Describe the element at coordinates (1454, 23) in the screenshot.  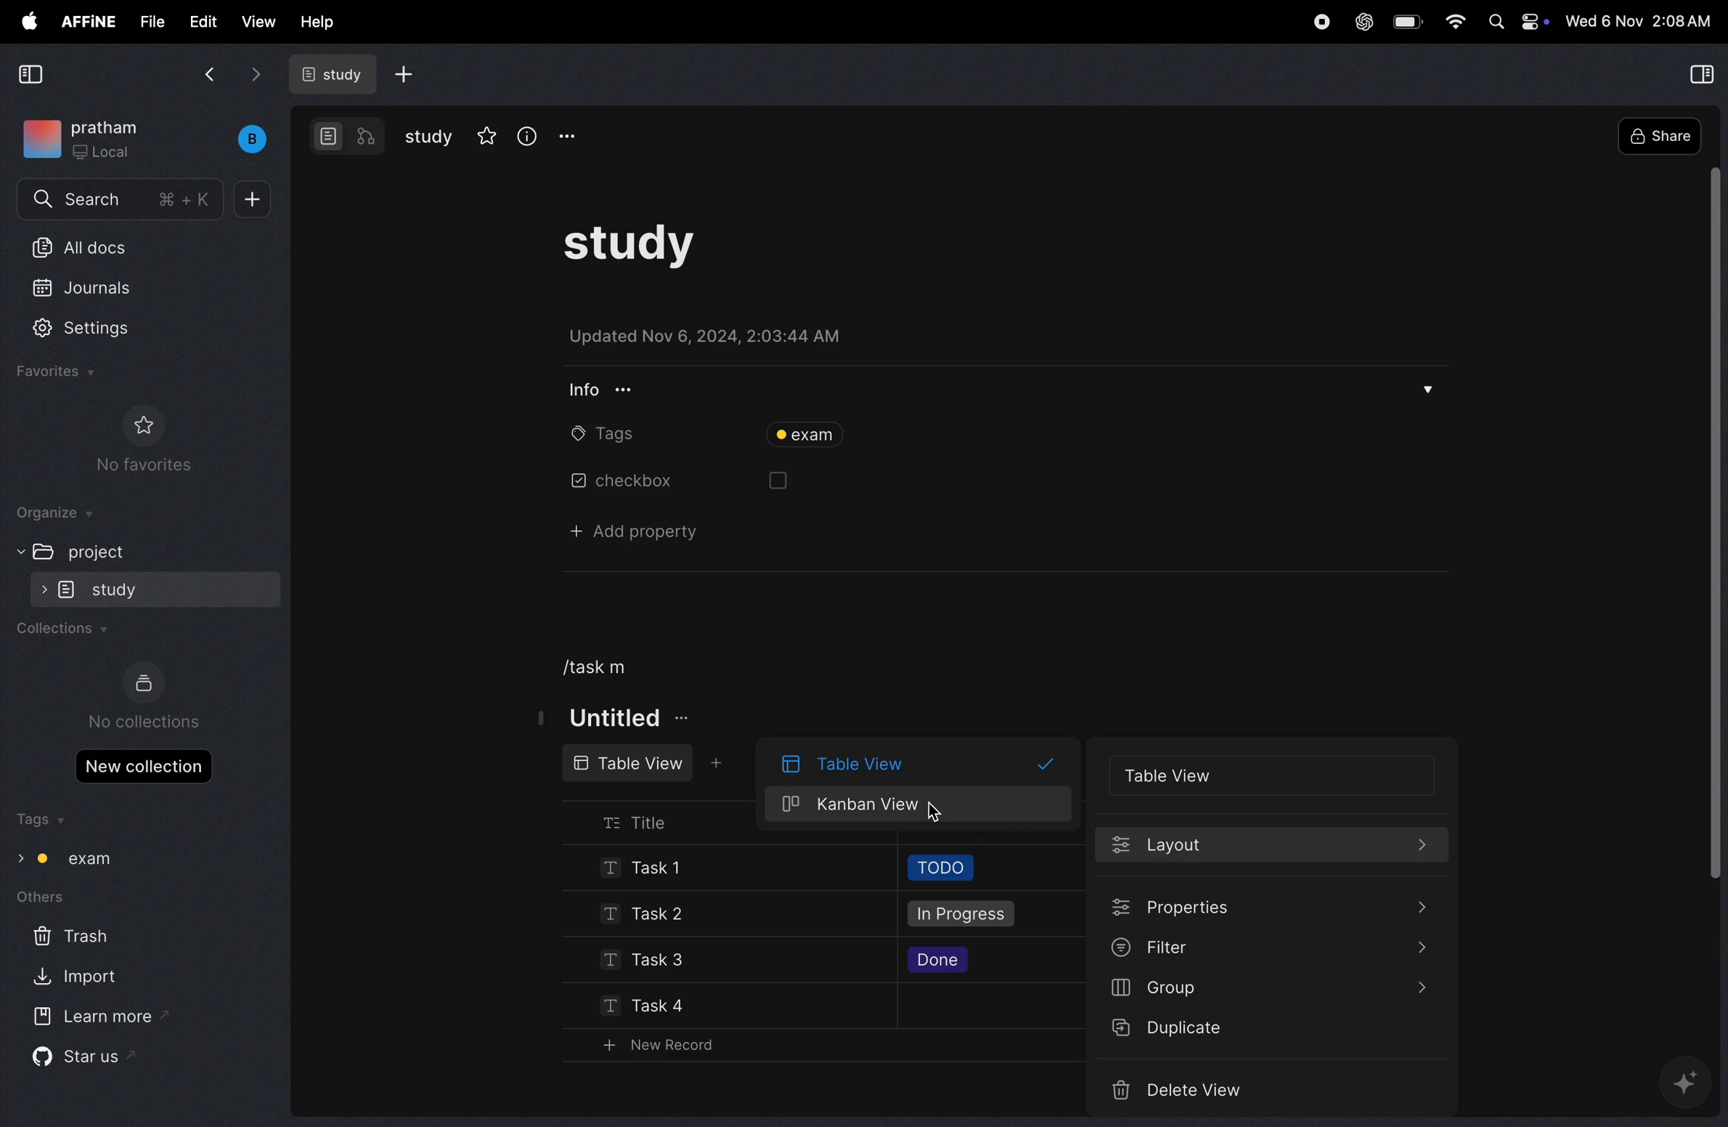
I see `wifi` at that location.